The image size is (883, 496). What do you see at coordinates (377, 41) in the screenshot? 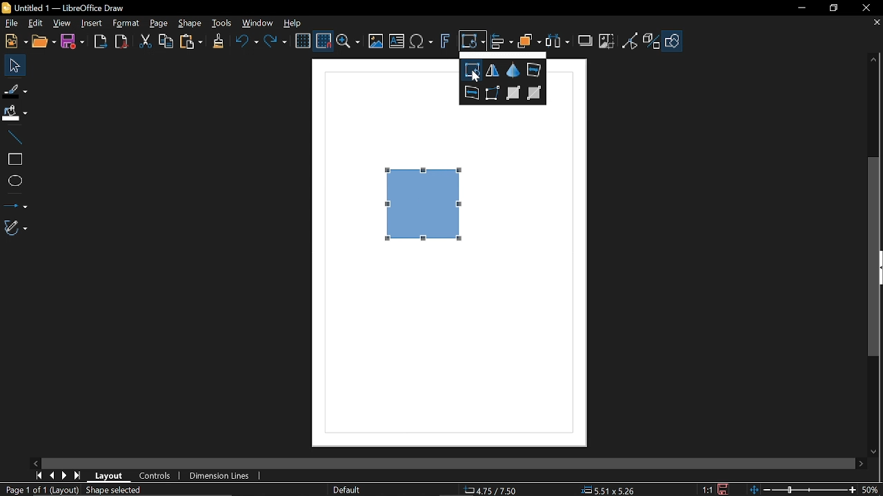
I see `Insert image` at bounding box center [377, 41].